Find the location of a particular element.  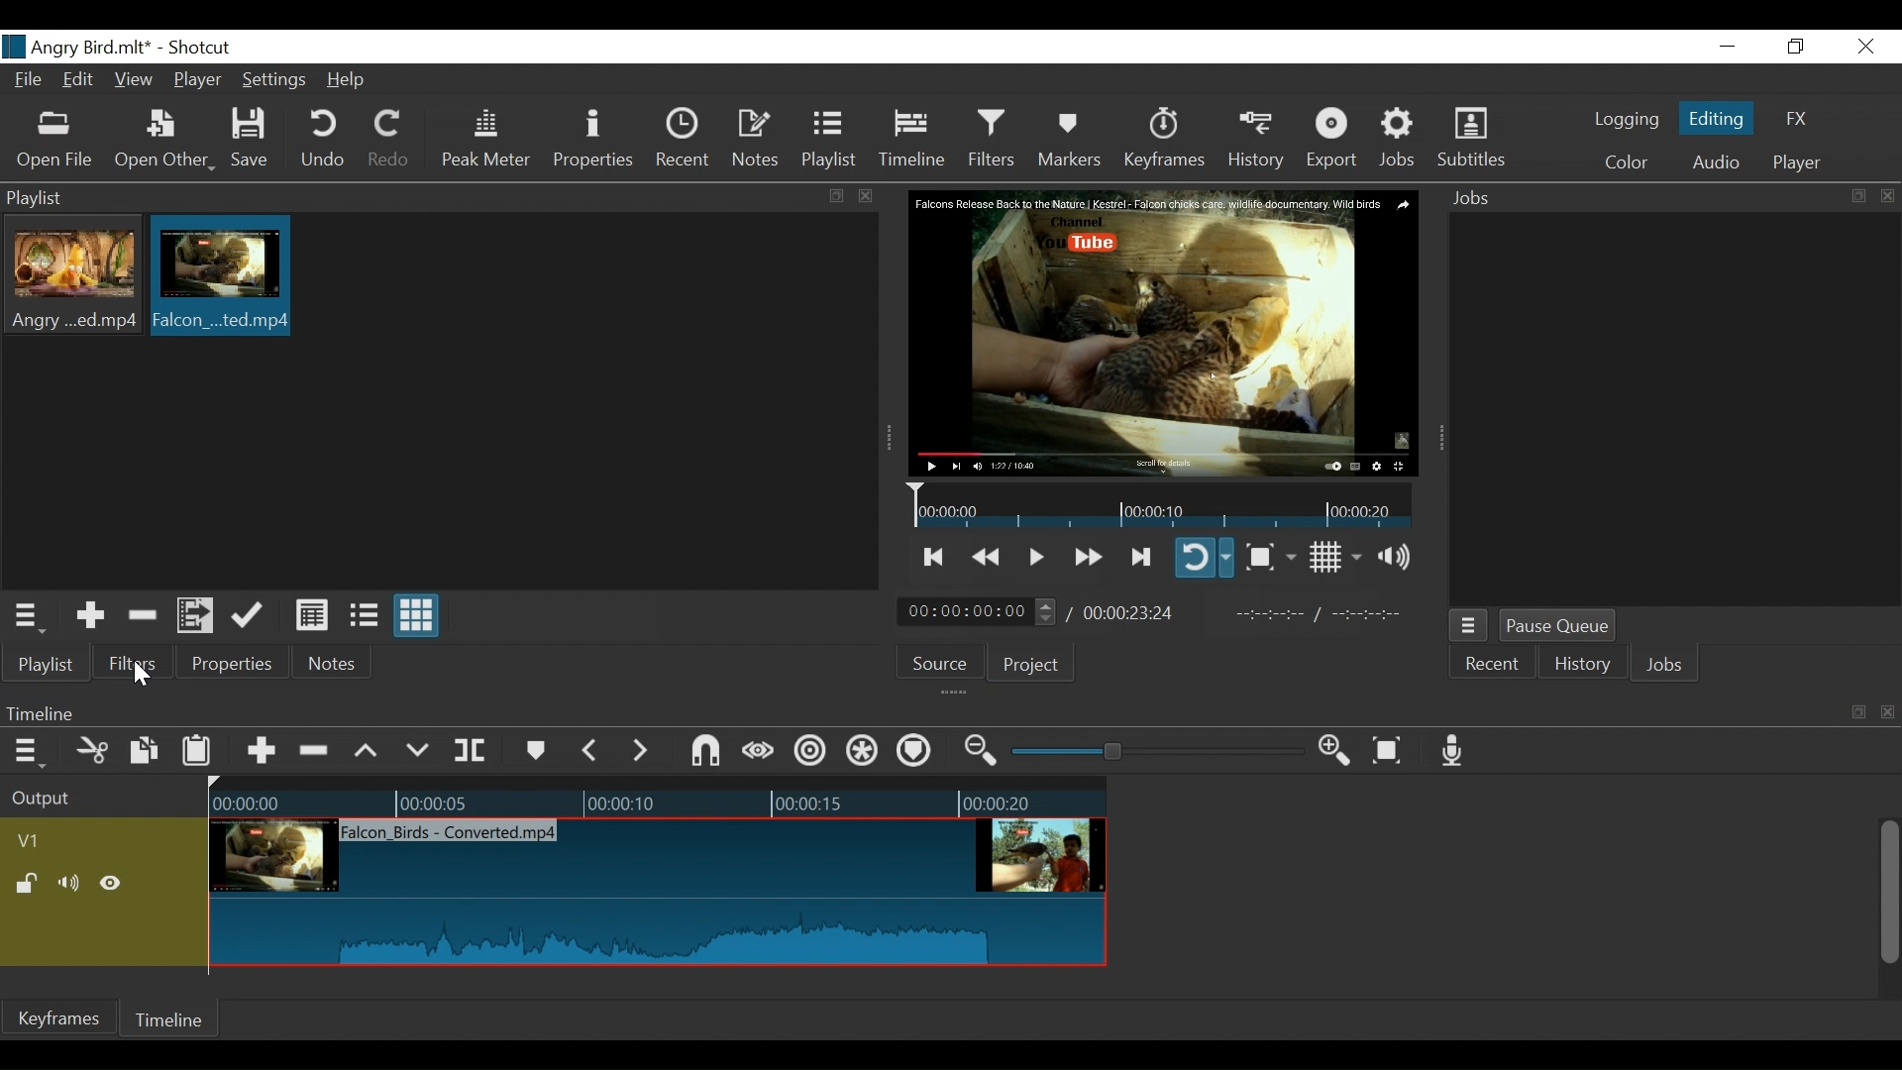

Toggle player looping is located at coordinates (1204, 557).